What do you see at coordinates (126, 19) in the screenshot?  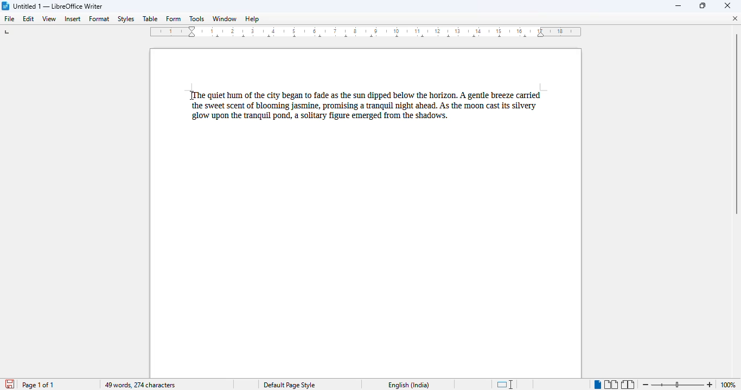 I see `styles` at bounding box center [126, 19].